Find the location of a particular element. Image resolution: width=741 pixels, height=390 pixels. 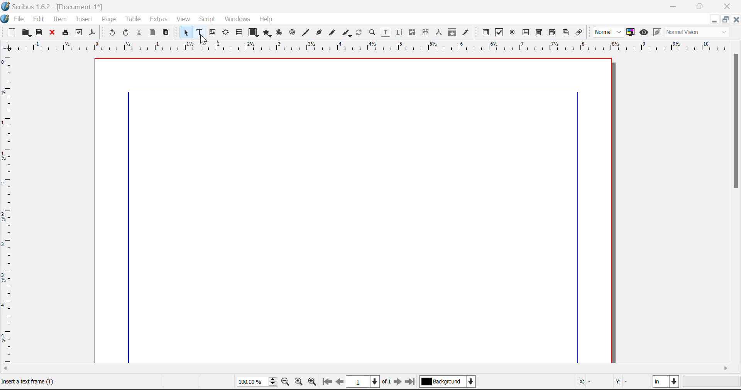

Select is located at coordinates (185, 32).